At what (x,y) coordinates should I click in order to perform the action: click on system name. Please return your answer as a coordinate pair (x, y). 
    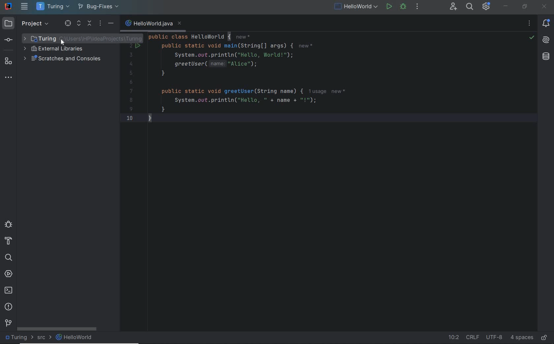
    Looking at the image, I should click on (9, 6).